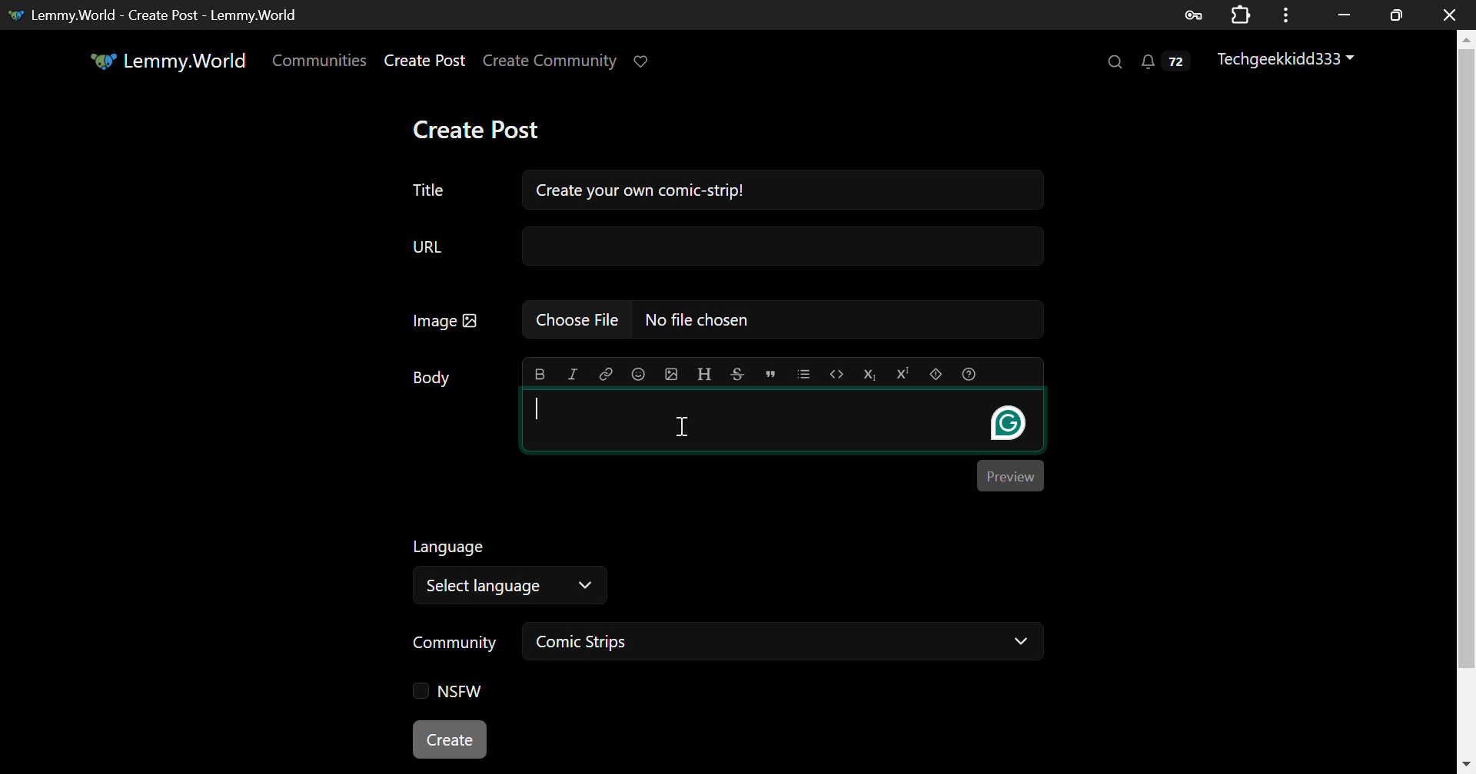 Image resolution: width=1476 pixels, height=774 pixels. I want to click on Insert Image, so click(670, 374).